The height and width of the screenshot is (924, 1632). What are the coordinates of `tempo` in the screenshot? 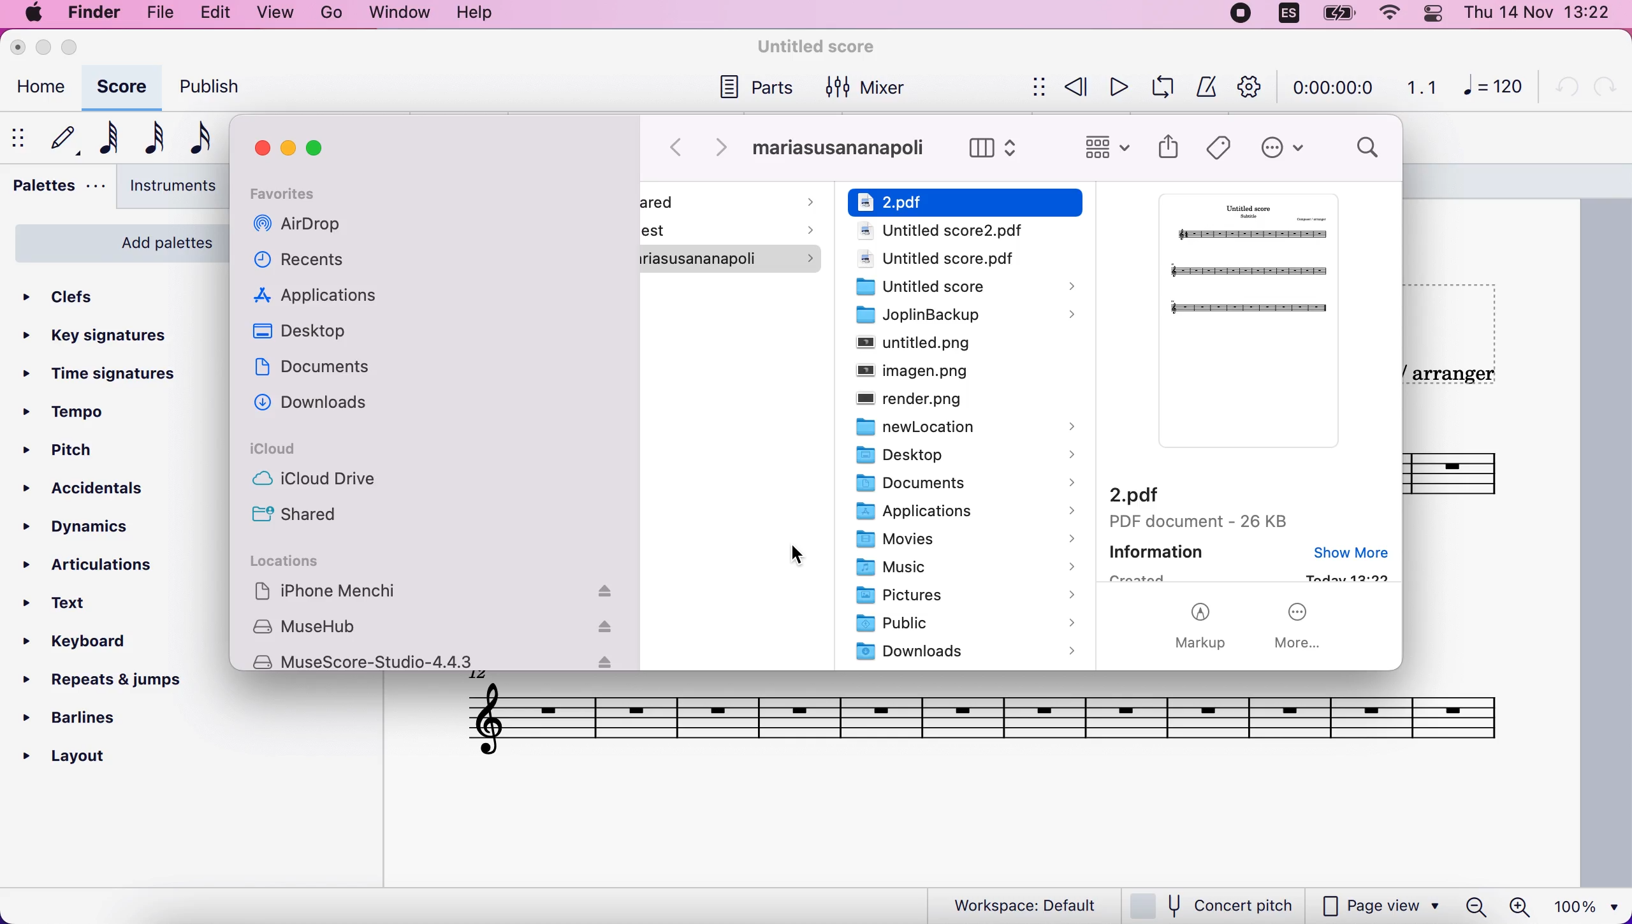 It's located at (85, 410).